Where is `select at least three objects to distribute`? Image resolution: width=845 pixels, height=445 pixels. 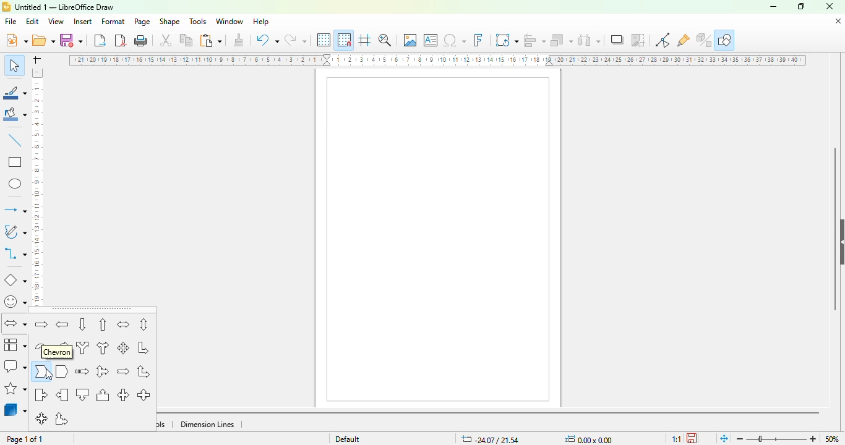
select at least three objects to distribute is located at coordinates (589, 40).